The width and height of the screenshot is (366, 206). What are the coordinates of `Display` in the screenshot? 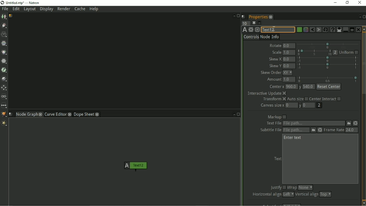 It's located at (47, 9).